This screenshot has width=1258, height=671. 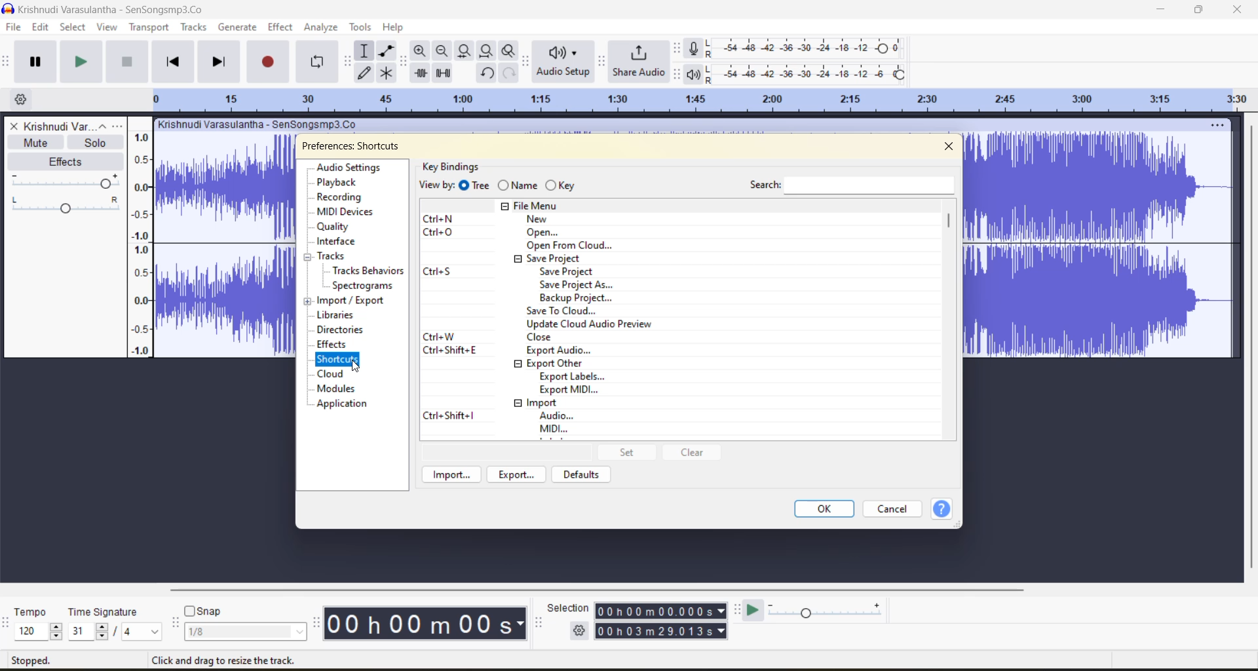 I want to click on cursor, so click(x=351, y=362).